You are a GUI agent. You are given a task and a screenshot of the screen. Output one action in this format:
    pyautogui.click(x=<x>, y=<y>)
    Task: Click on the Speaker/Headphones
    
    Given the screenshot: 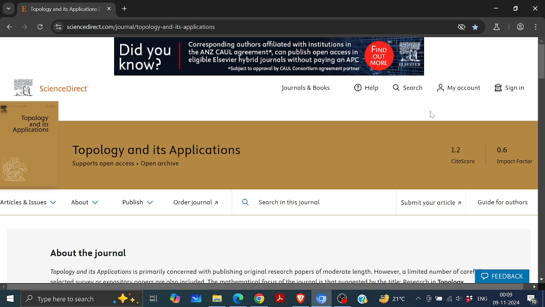 What is the action you would take?
    pyautogui.click(x=459, y=298)
    